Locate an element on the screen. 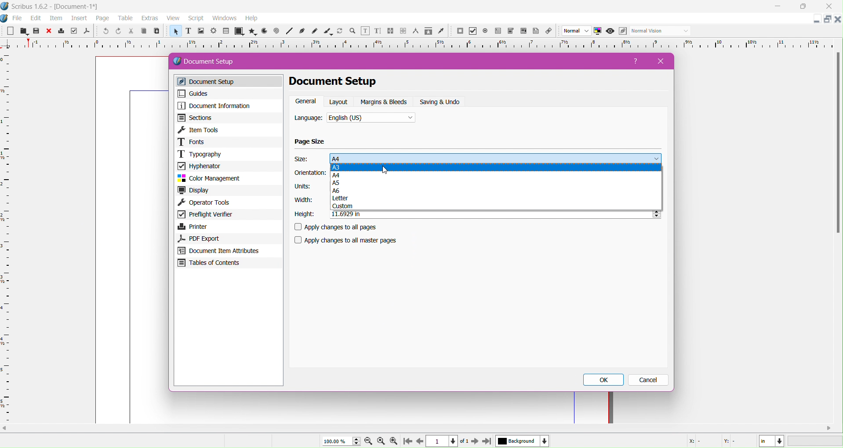 This screenshot has height=448, width=843. rotate item is located at coordinates (341, 32).